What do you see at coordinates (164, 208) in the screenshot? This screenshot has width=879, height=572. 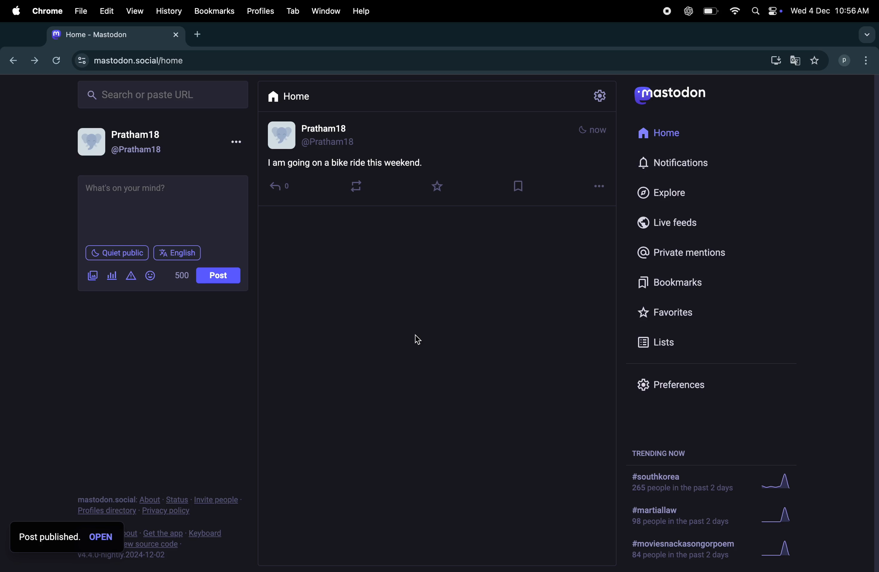 I see `textbox` at bounding box center [164, 208].